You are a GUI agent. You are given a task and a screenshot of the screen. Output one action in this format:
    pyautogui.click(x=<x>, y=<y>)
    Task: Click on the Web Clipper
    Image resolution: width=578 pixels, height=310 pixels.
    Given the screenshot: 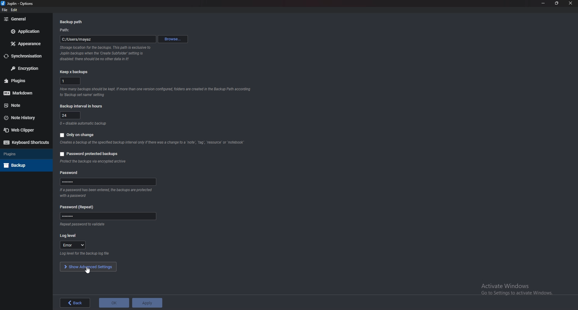 What is the action you would take?
    pyautogui.click(x=23, y=130)
    